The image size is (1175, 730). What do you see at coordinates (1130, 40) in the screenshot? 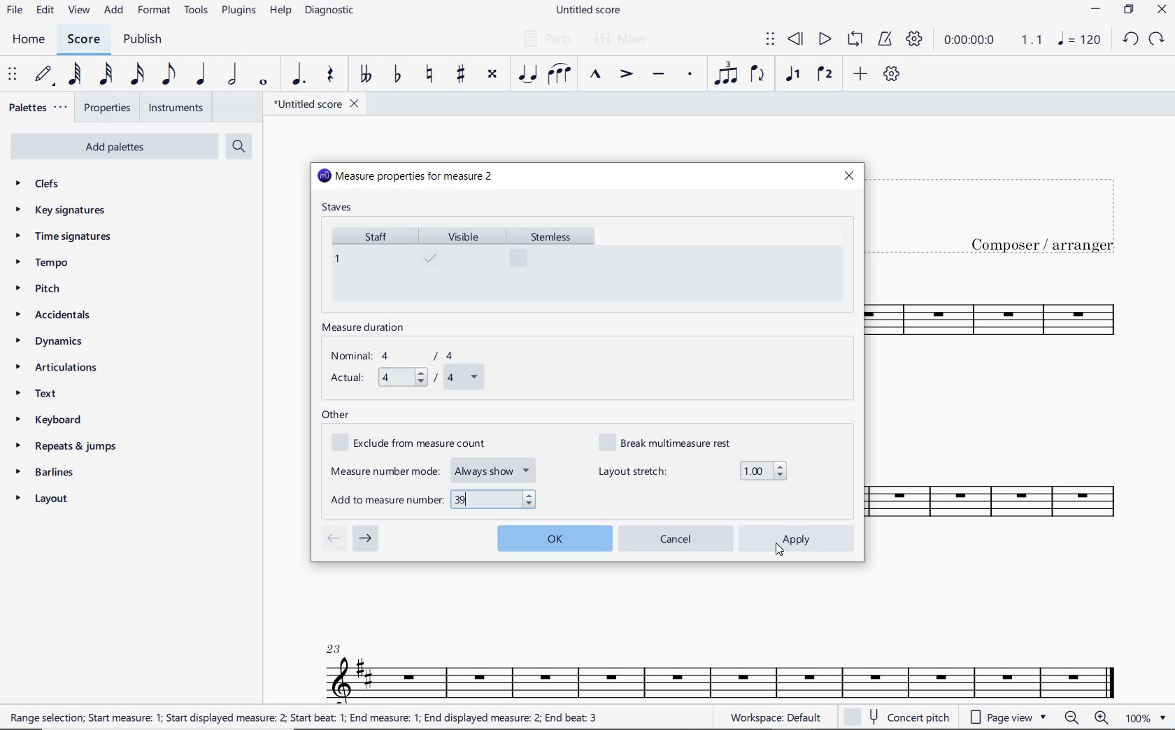
I see `UNDO` at bounding box center [1130, 40].